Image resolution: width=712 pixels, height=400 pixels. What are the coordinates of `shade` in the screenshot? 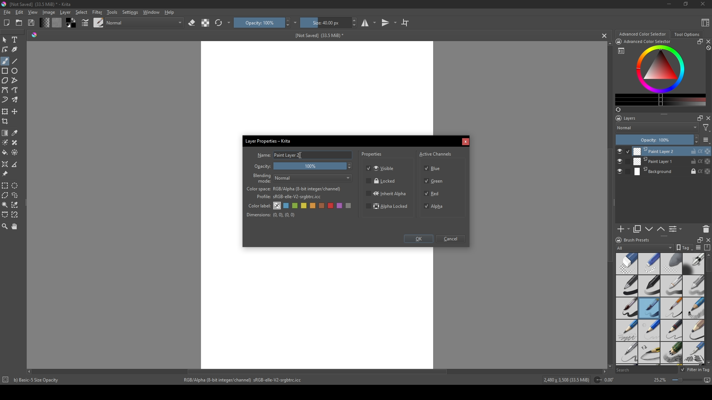 It's located at (34, 34).